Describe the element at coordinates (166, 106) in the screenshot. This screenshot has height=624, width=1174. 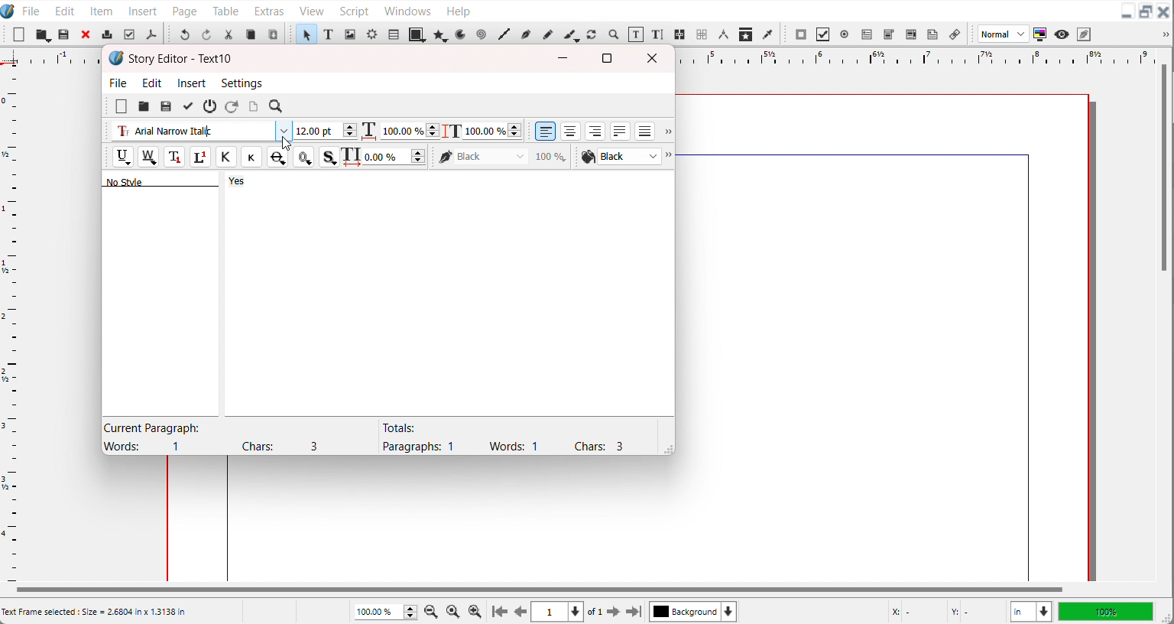
I see `Save` at that location.